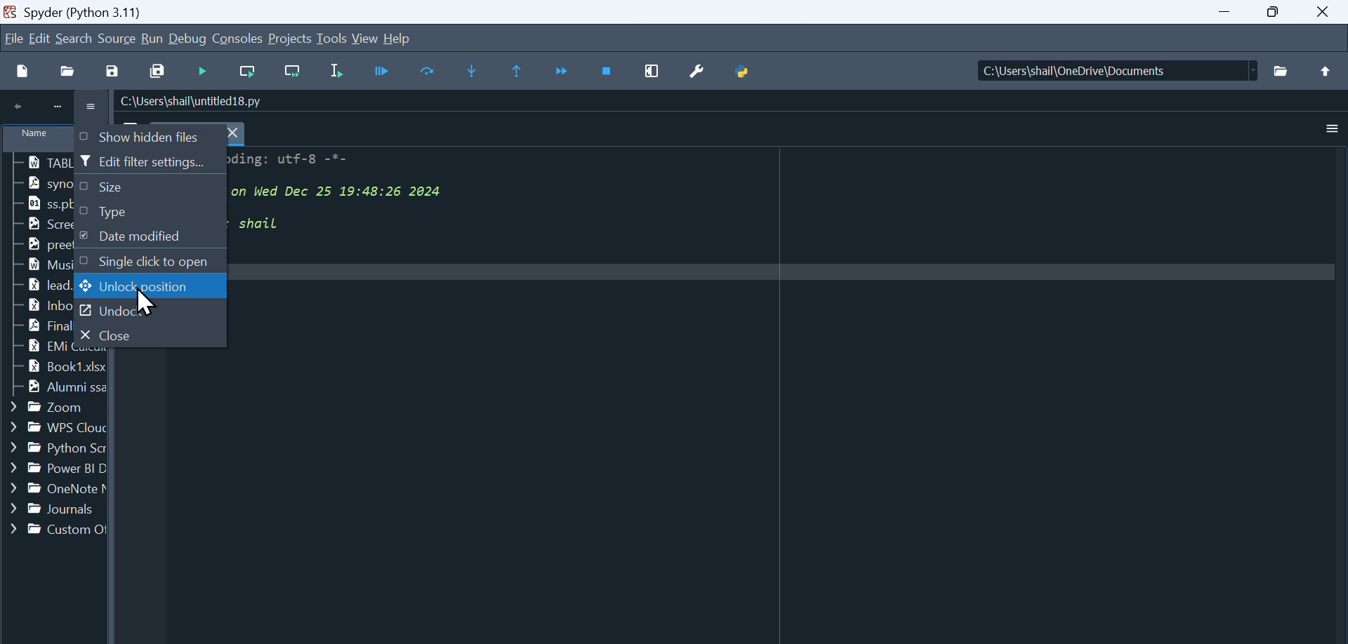  I want to click on single click to open, so click(147, 261).